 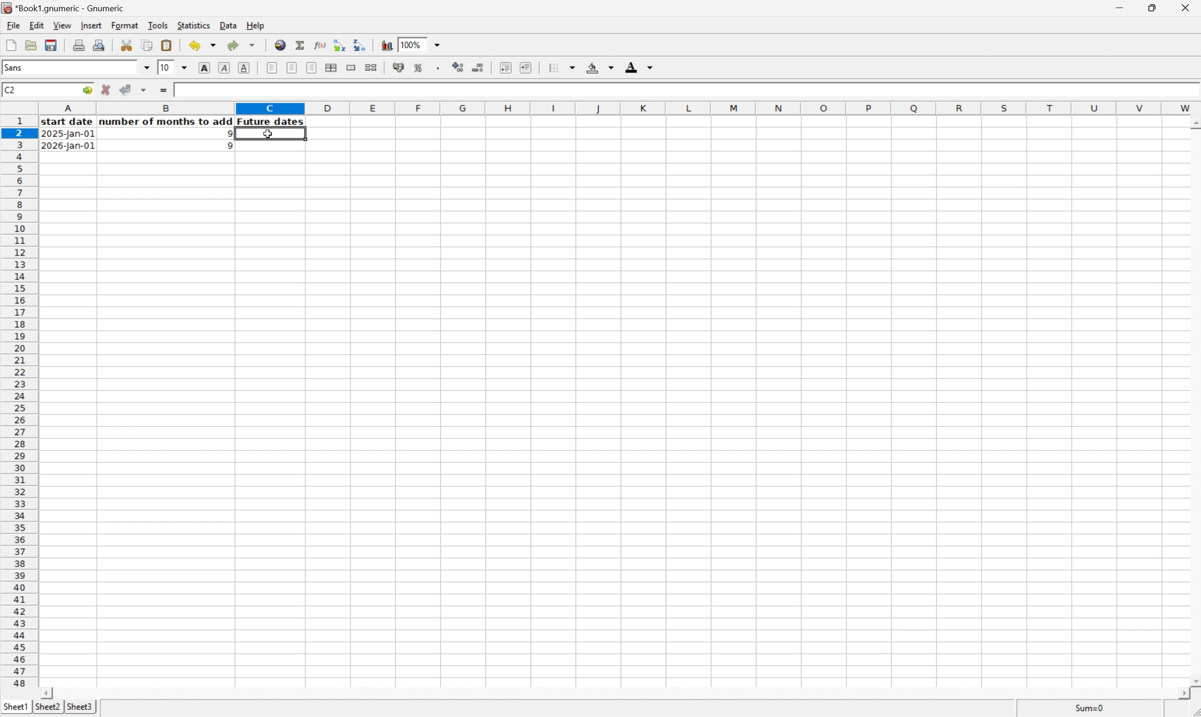 I want to click on Borders, so click(x=560, y=68).